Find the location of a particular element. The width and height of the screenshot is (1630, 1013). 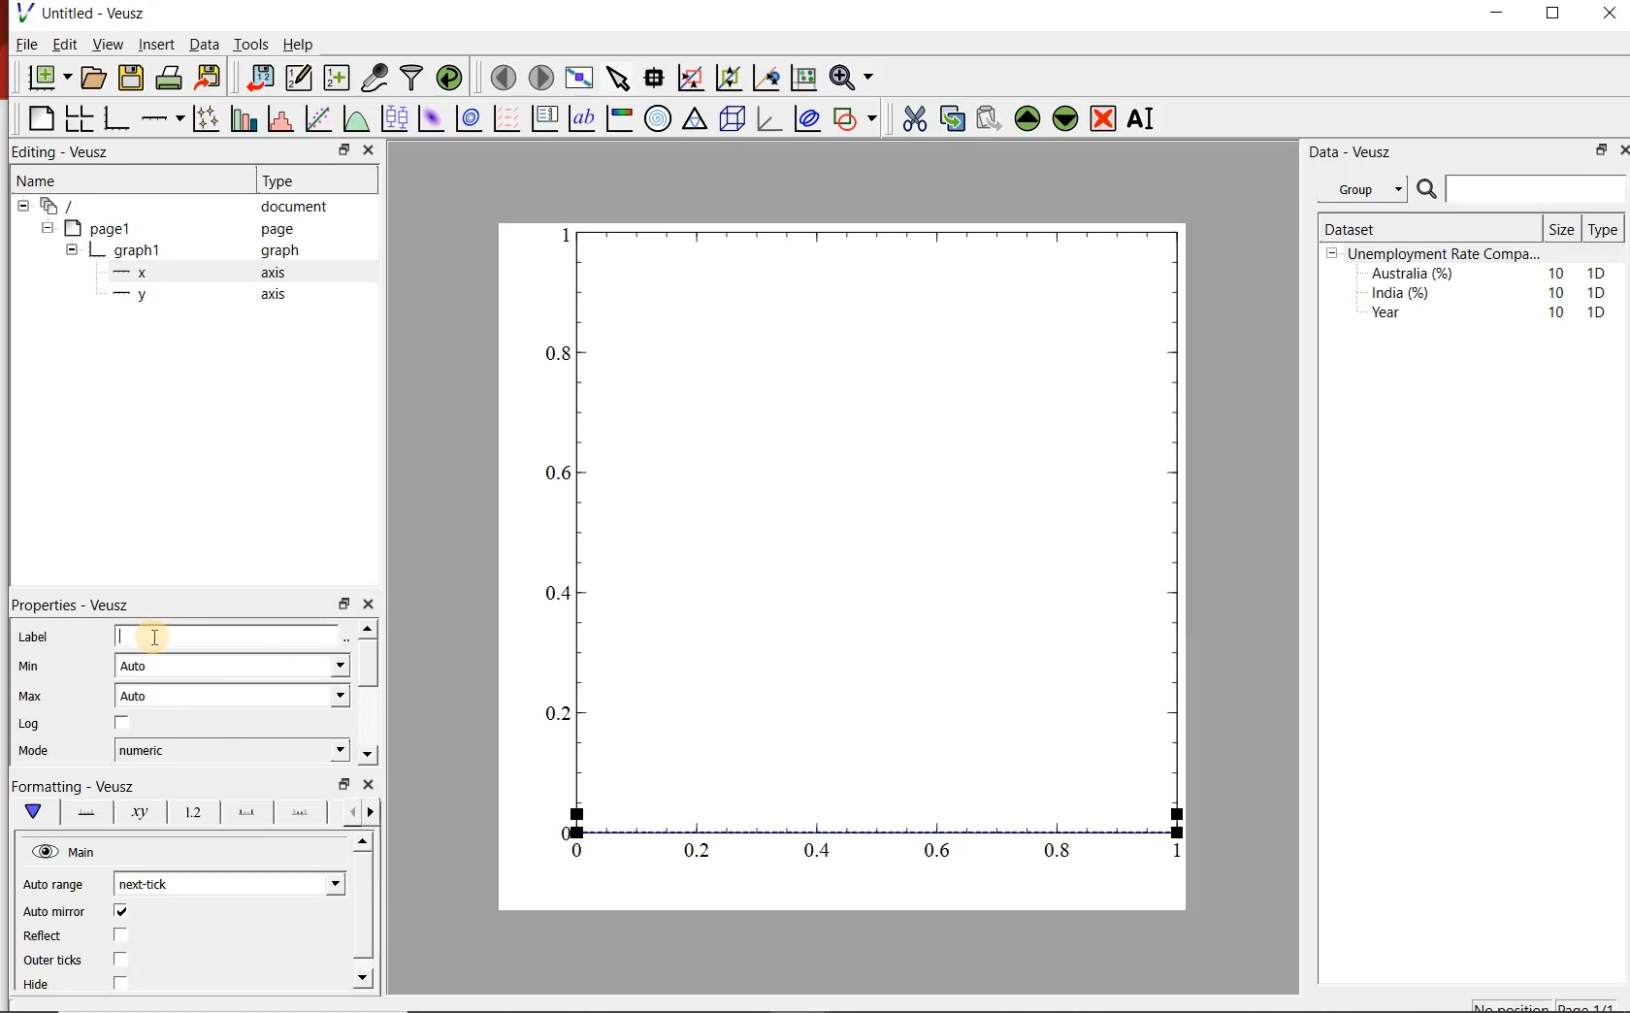

collapse is located at coordinates (22, 206).